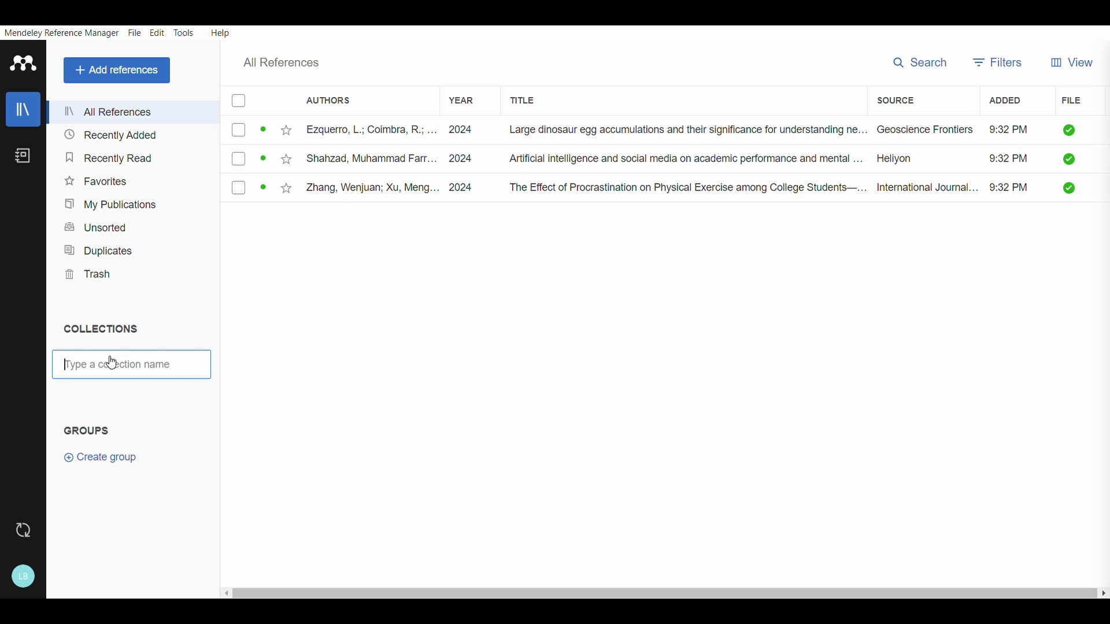 Image resolution: width=1110 pixels, height=624 pixels. What do you see at coordinates (1071, 101) in the screenshot?
I see `FILE` at bounding box center [1071, 101].